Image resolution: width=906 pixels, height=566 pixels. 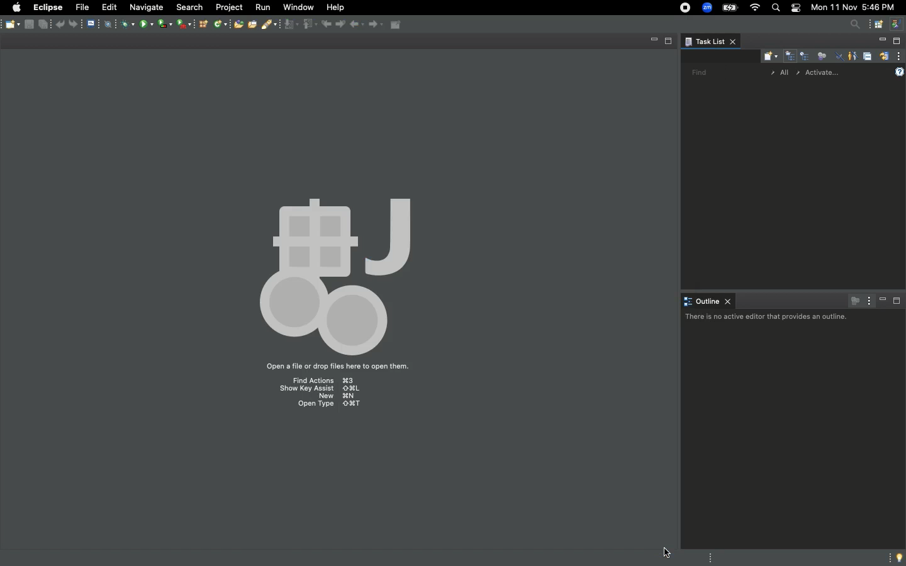 I want to click on Recording, so click(x=683, y=8).